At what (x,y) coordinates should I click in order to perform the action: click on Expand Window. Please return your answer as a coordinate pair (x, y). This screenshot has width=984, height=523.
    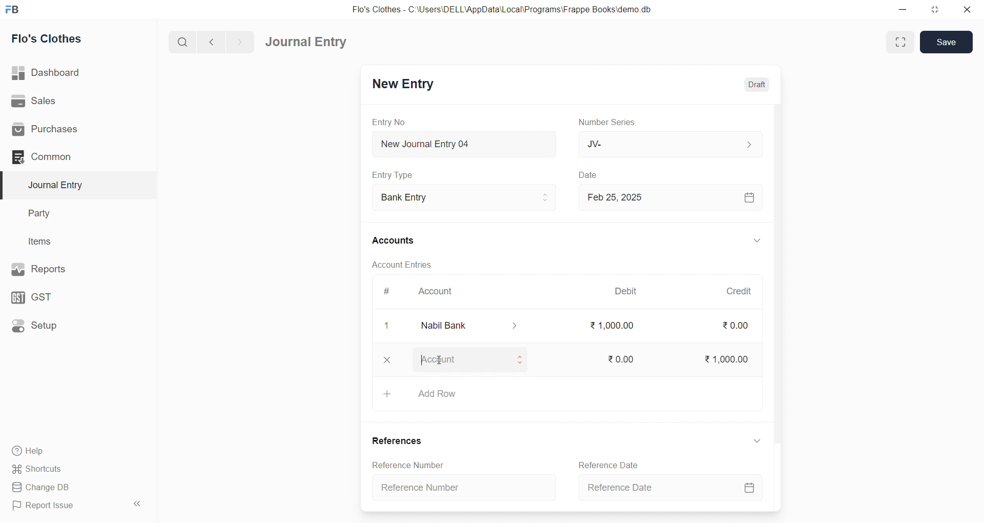
    Looking at the image, I should click on (900, 42).